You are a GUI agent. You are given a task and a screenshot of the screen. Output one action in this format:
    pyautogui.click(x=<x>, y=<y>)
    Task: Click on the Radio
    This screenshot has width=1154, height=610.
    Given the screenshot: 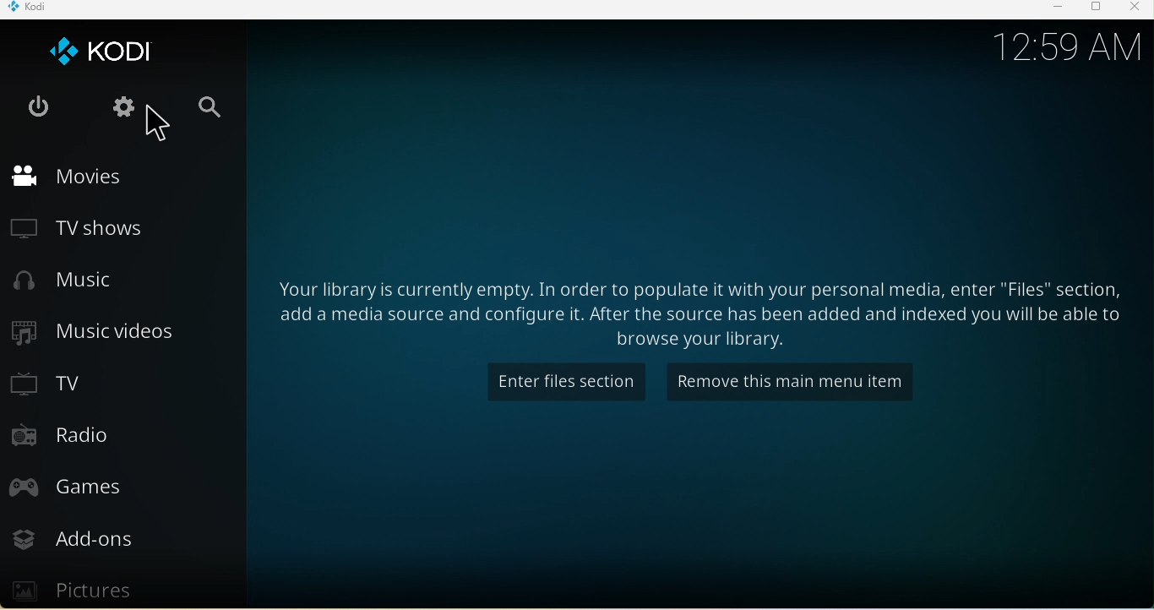 What is the action you would take?
    pyautogui.click(x=83, y=438)
    